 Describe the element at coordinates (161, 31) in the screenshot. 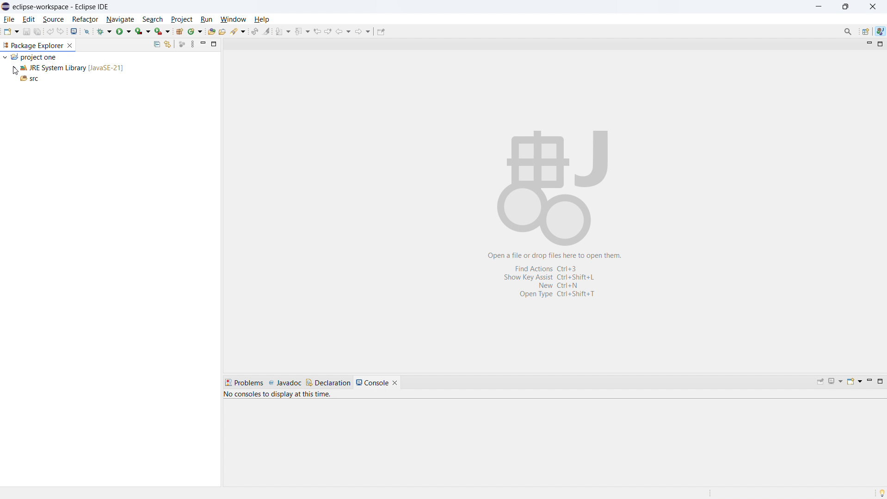

I see `new window` at that location.